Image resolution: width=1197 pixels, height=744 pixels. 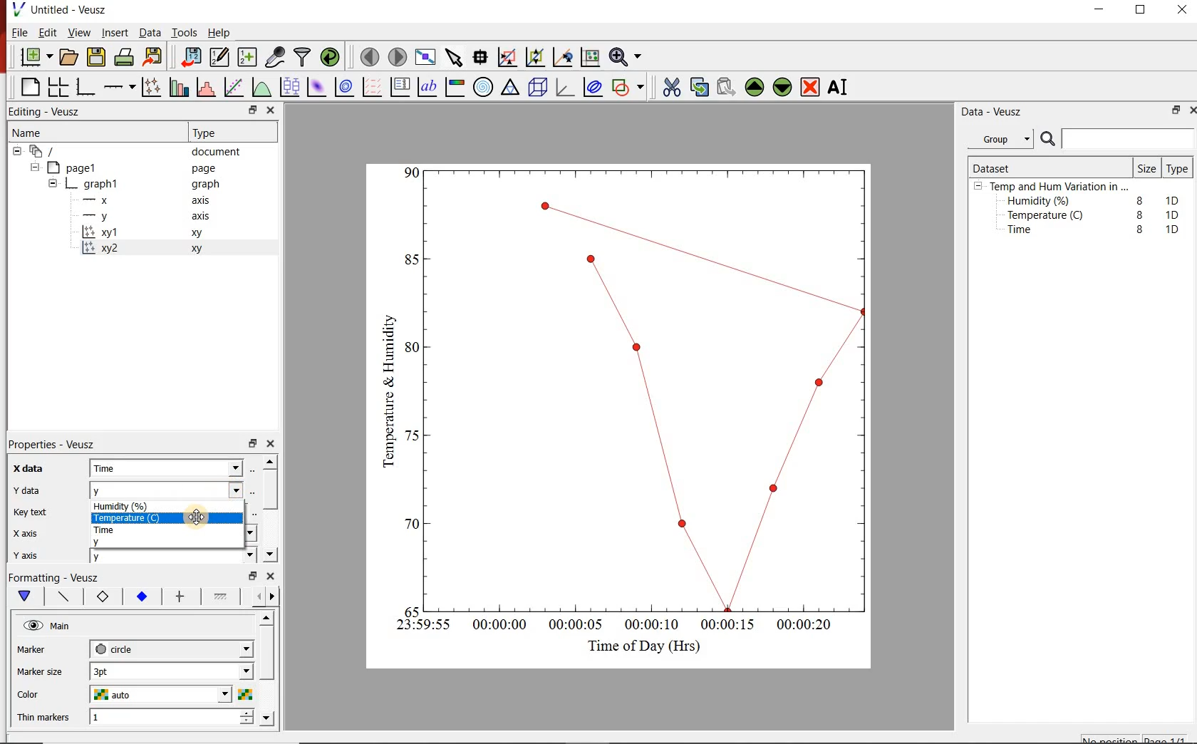 I want to click on x axis, so click(x=34, y=532).